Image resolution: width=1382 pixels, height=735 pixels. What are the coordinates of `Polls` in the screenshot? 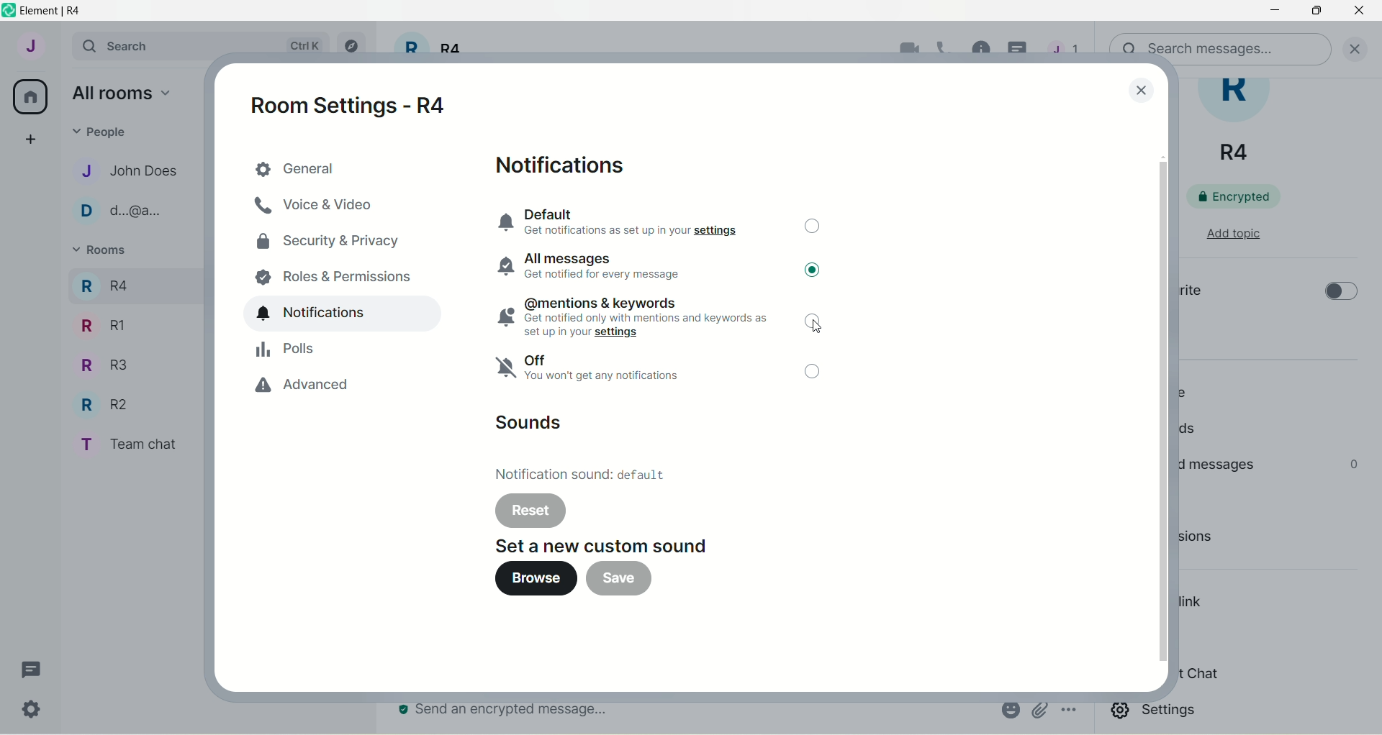 It's located at (331, 349).